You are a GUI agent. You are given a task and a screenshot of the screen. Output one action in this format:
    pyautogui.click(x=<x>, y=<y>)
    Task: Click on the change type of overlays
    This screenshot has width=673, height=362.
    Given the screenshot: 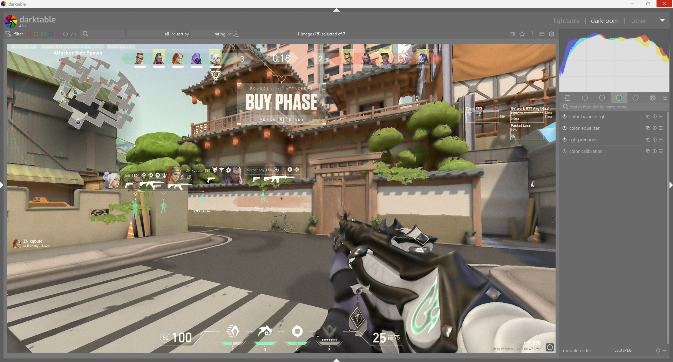 What is the action you would take?
    pyautogui.click(x=523, y=34)
    